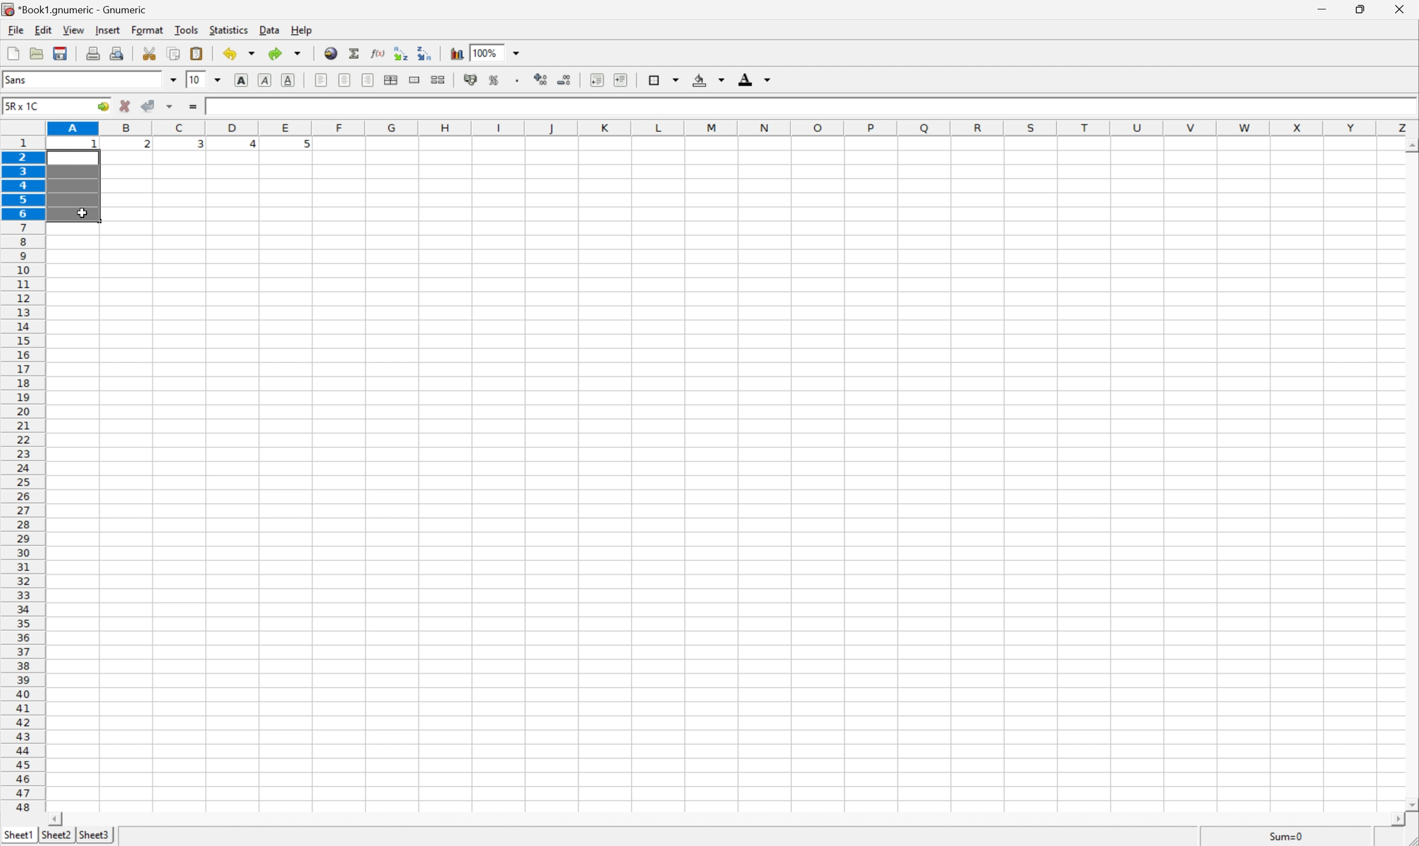 The image size is (1419, 846). What do you see at coordinates (266, 80) in the screenshot?
I see `italic` at bounding box center [266, 80].